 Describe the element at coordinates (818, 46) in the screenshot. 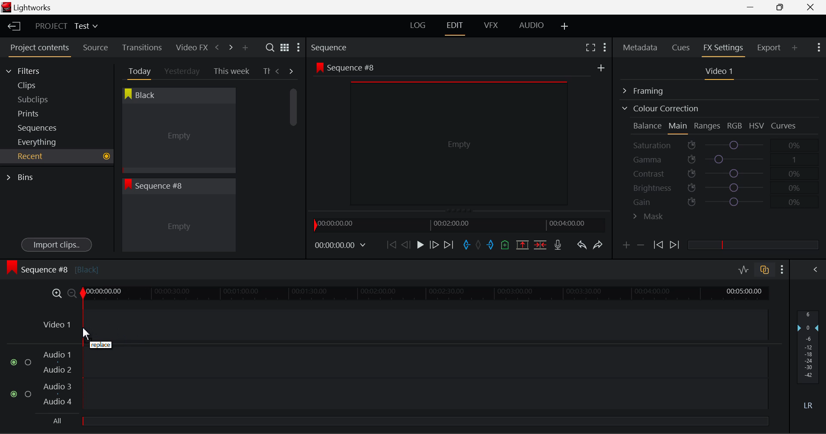

I see `Show Settings` at that location.